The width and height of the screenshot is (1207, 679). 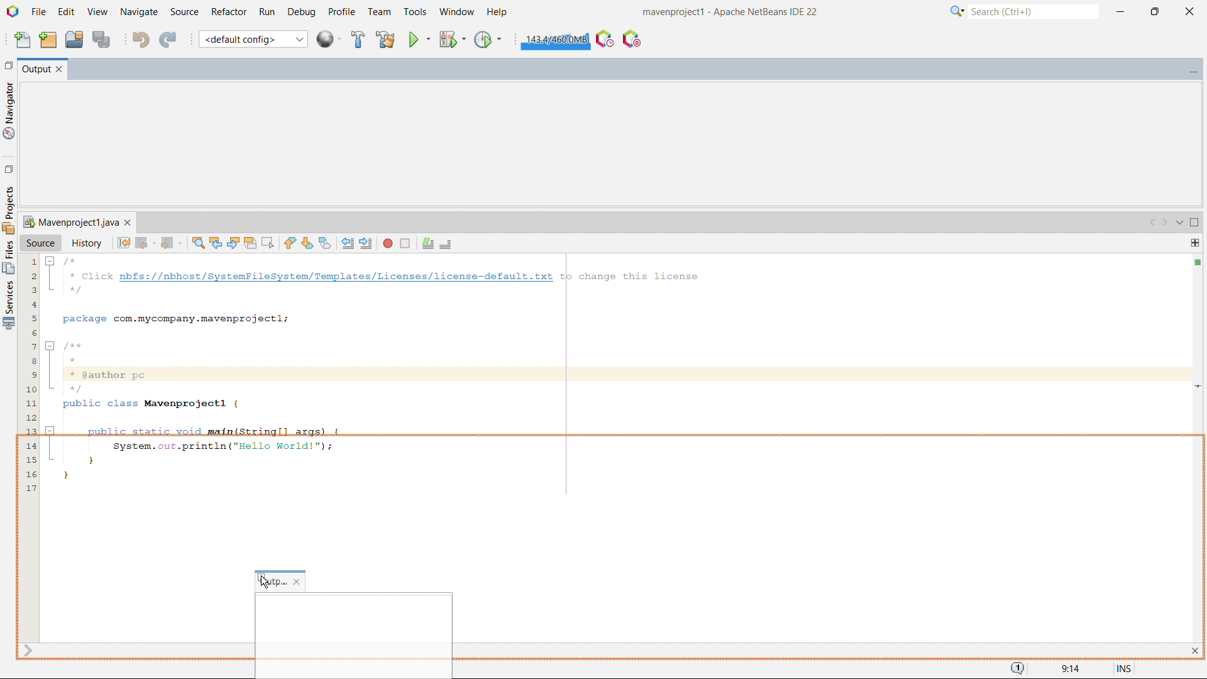 What do you see at coordinates (341, 13) in the screenshot?
I see `profile` at bounding box center [341, 13].